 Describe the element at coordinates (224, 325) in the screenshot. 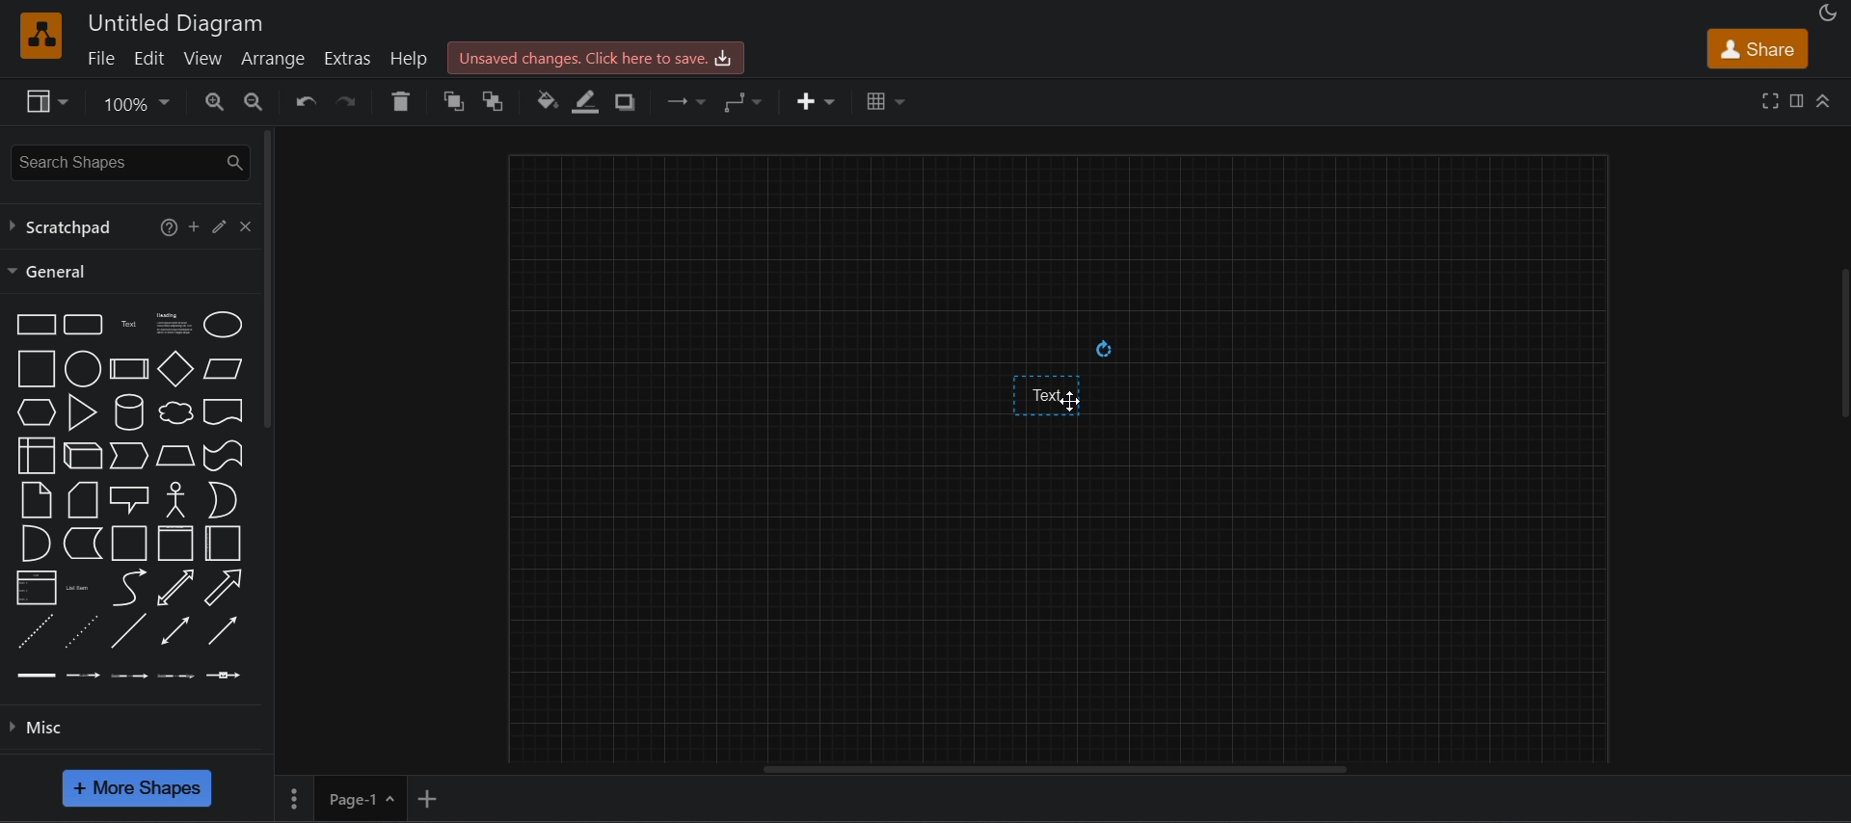

I see `Ellipse` at that location.